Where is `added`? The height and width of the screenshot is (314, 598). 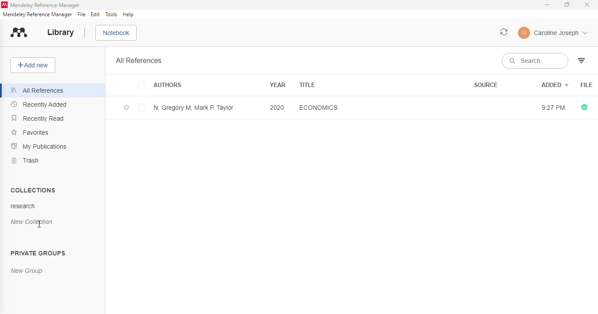 added is located at coordinates (555, 84).